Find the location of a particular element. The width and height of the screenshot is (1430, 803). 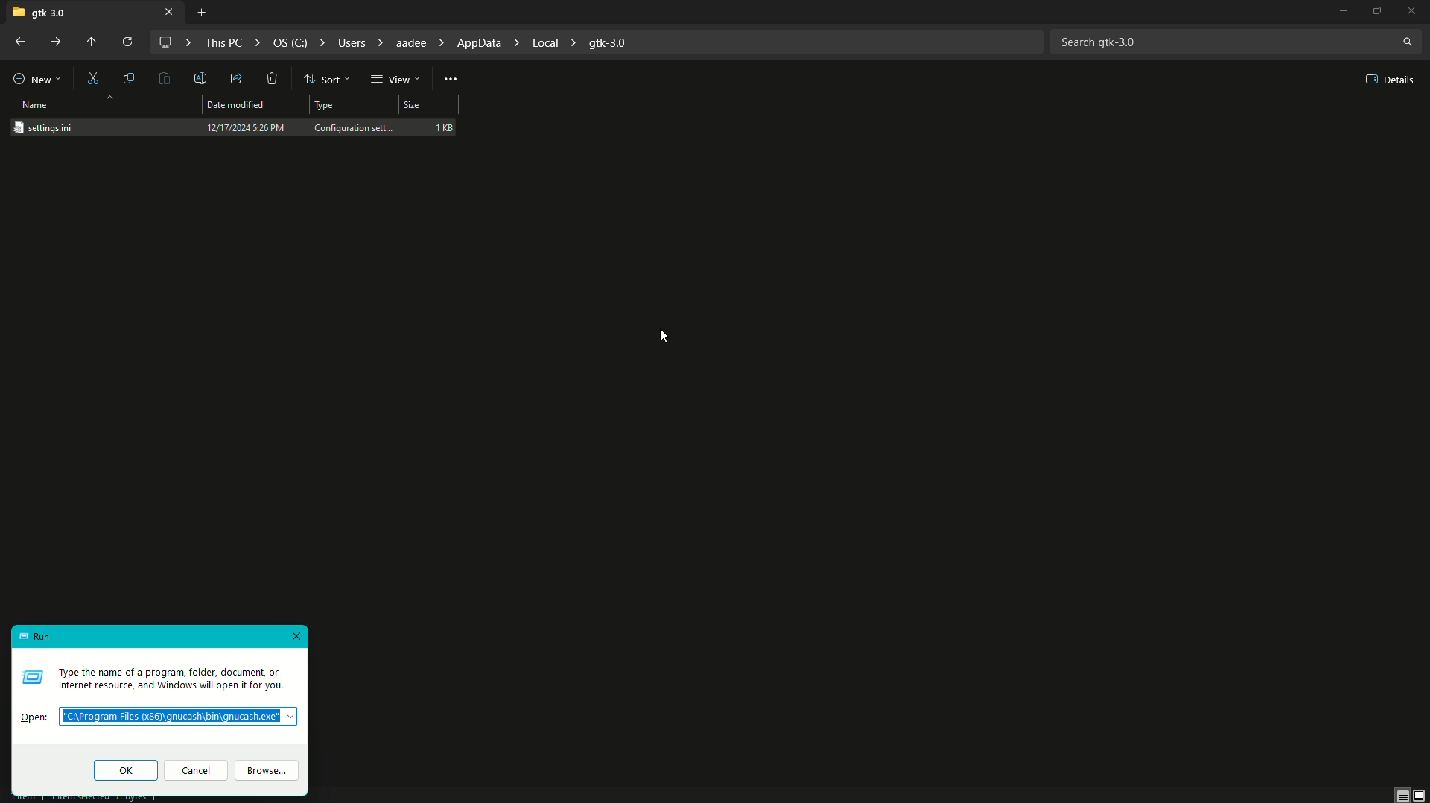

Cursor is located at coordinates (664, 337).